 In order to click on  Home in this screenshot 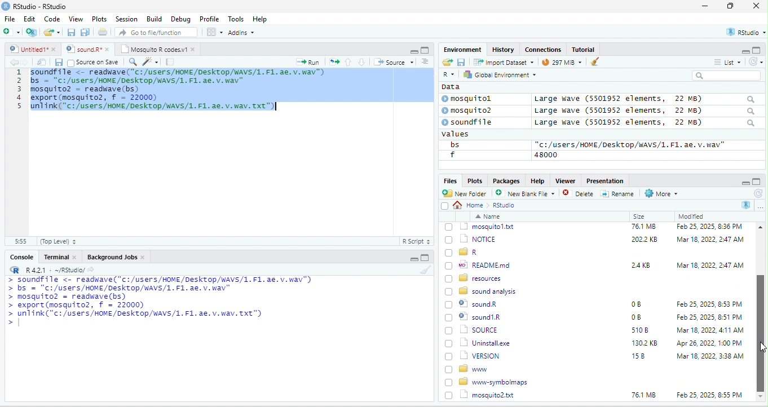, I will do `click(471, 205)`.